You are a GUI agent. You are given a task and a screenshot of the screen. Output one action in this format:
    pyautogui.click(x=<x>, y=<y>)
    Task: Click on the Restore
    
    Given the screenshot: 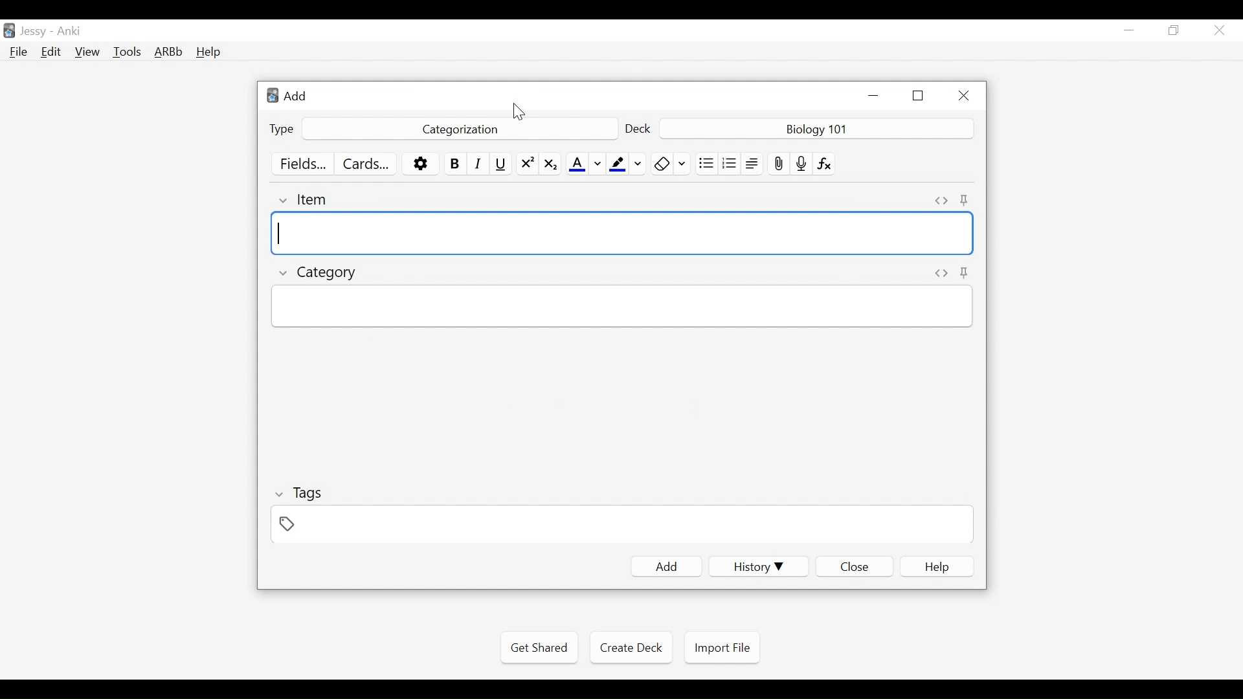 What is the action you would take?
    pyautogui.click(x=919, y=96)
    